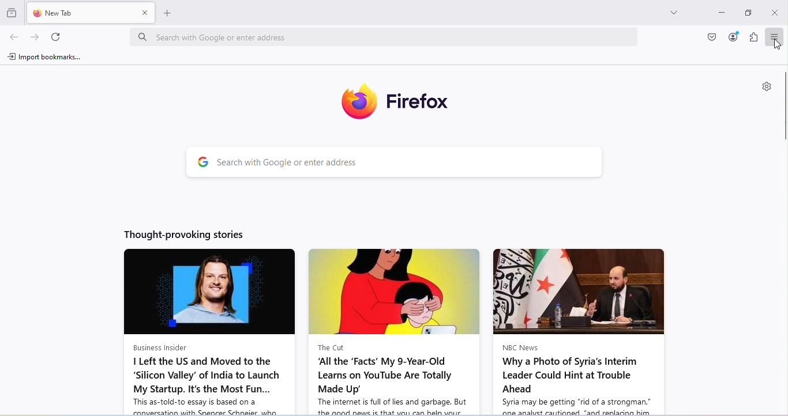 The height and width of the screenshot is (416, 788). Describe the element at coordinates (203, 332) in the screenshot. I see `News article from business insider` at that location.